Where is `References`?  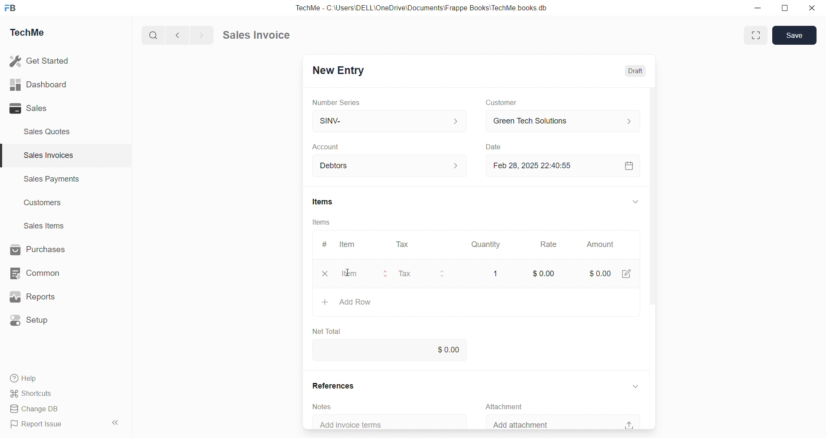
References is located at coordinates (334, 386).